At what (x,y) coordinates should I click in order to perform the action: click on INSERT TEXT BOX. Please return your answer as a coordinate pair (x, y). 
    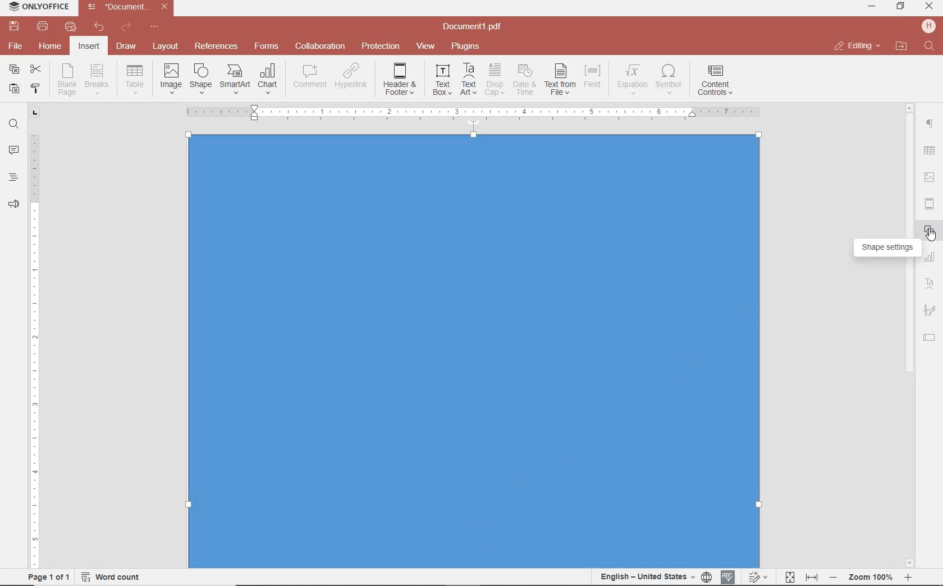
    Looking at the image, I should click on (442, 79).